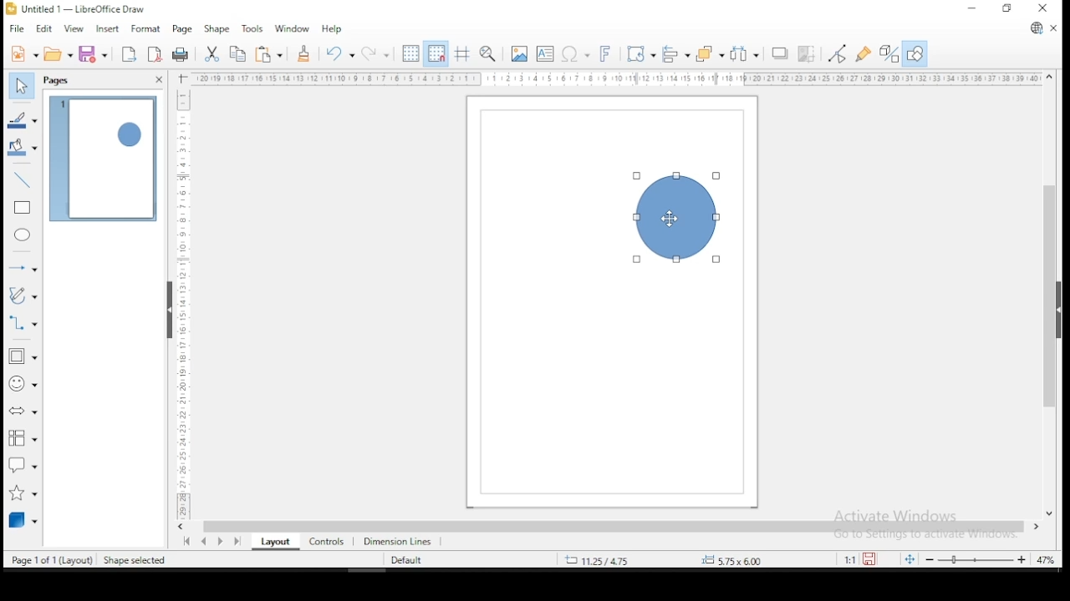 This screenshot has height=601, width=1070. What do you see at coordinates (573, 53) in the screenshot?
I see `insert special characters` at bounding box center [573, 53].